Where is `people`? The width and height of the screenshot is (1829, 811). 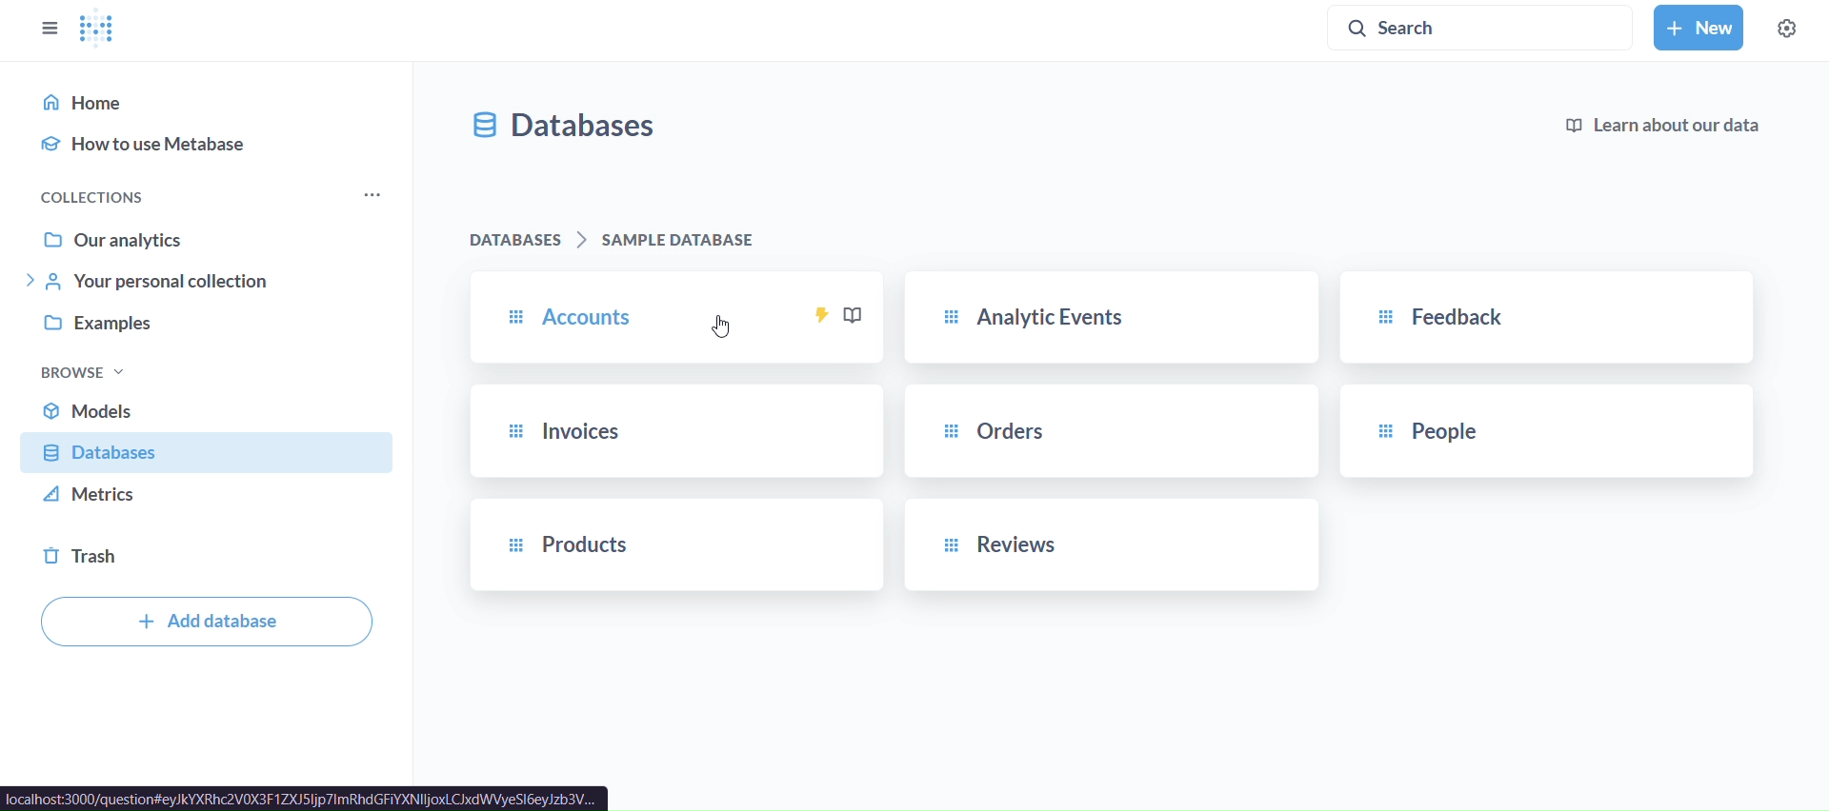
people is located at coordinates (1545, 436).